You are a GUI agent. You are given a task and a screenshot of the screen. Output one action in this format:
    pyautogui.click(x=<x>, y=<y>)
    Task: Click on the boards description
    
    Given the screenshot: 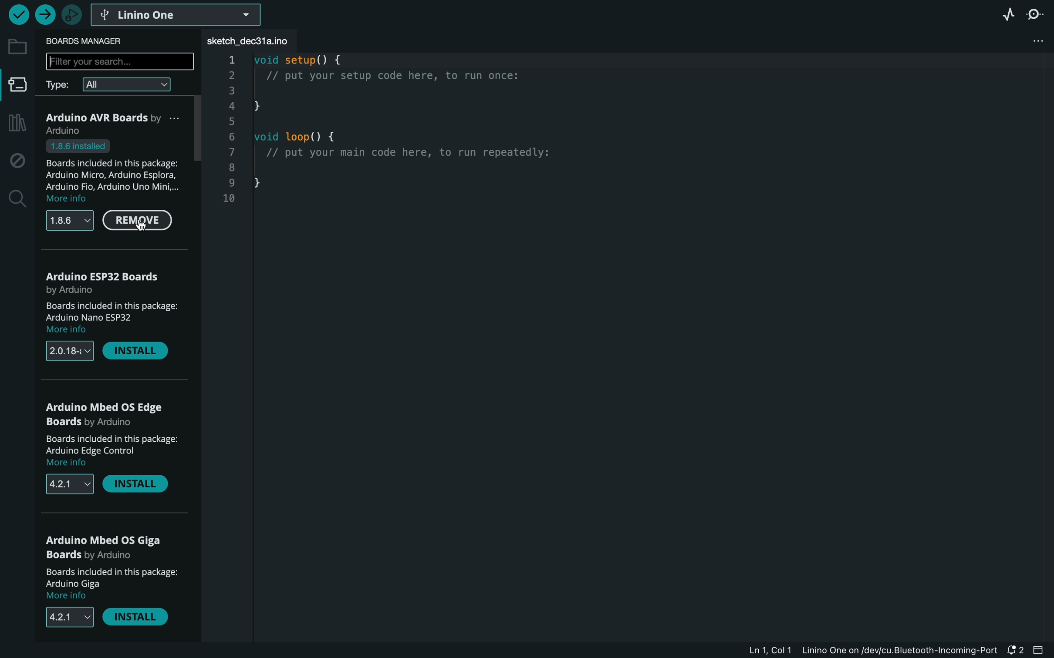 What is the action you would take?
    pyautogui.click(x=111, y=312)
    